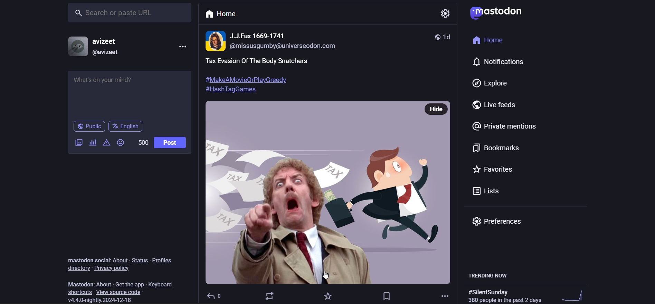 Image resolution: width=655 pixels, height=304 pixels. I want to click on logo, so click(500, 13).